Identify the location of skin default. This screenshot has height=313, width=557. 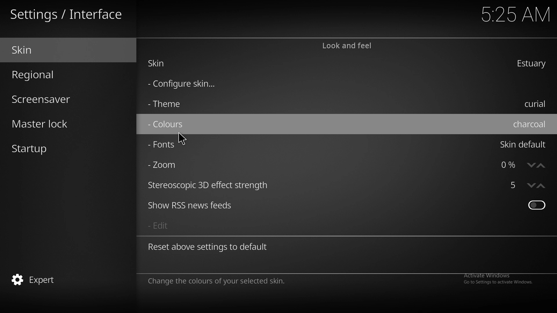
(524, 144).